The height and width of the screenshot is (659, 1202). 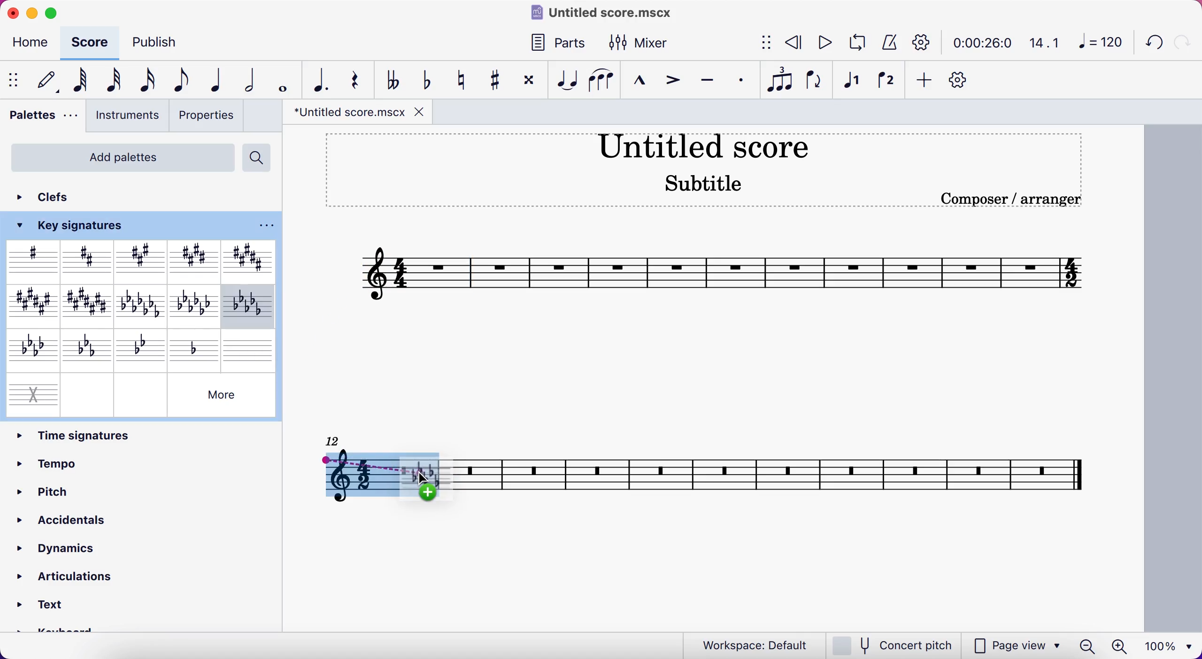 I want to click on close, so click(x=13, y=13).